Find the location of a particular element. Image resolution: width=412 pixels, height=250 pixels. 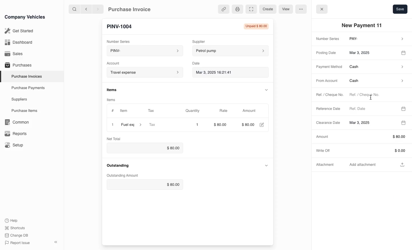

Purchase Payments is located at coordinates (27, 88).